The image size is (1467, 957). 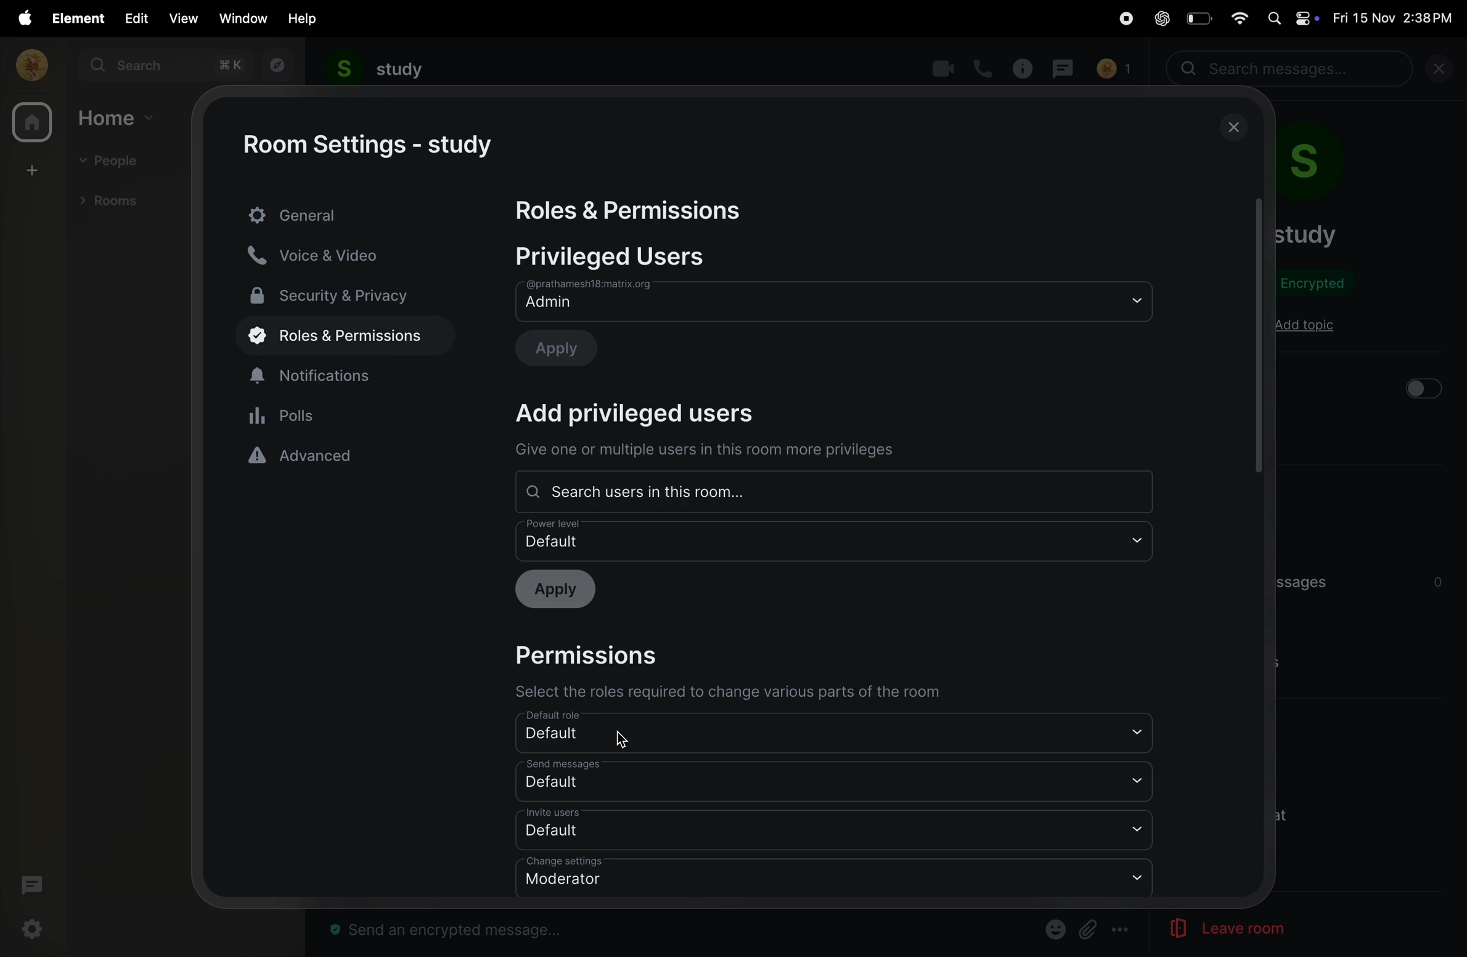 I want to click on profile, so click(x=28, y=64).